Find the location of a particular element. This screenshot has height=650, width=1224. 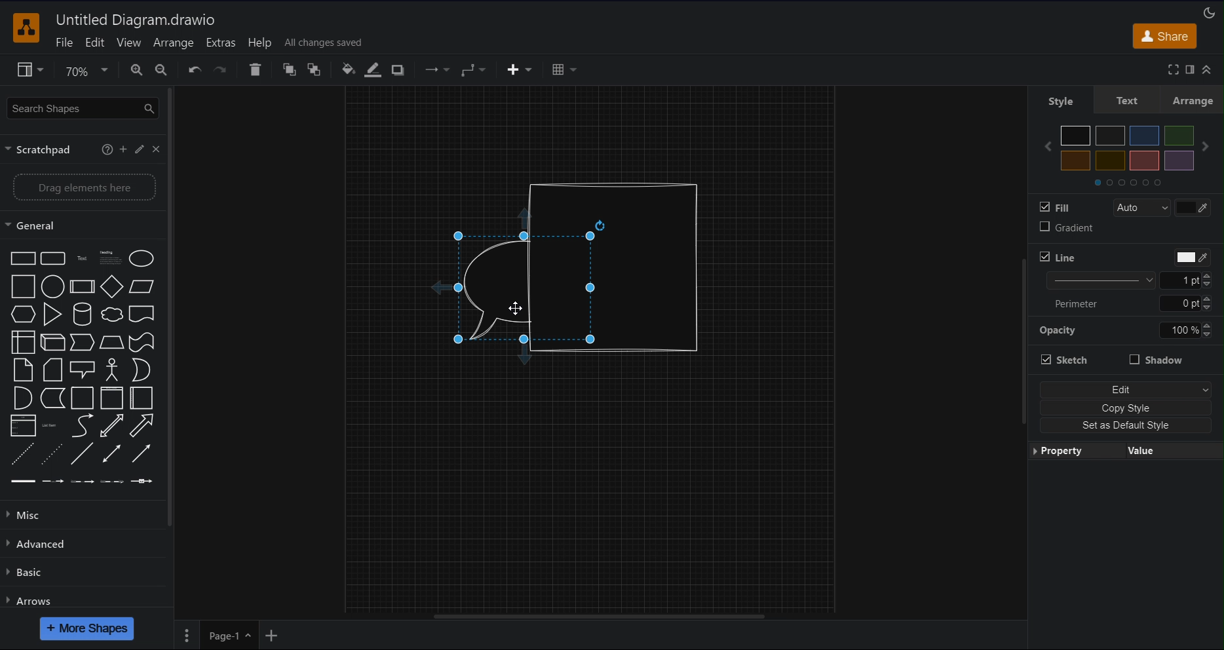

Auto is located at coordinates (1143, 208).